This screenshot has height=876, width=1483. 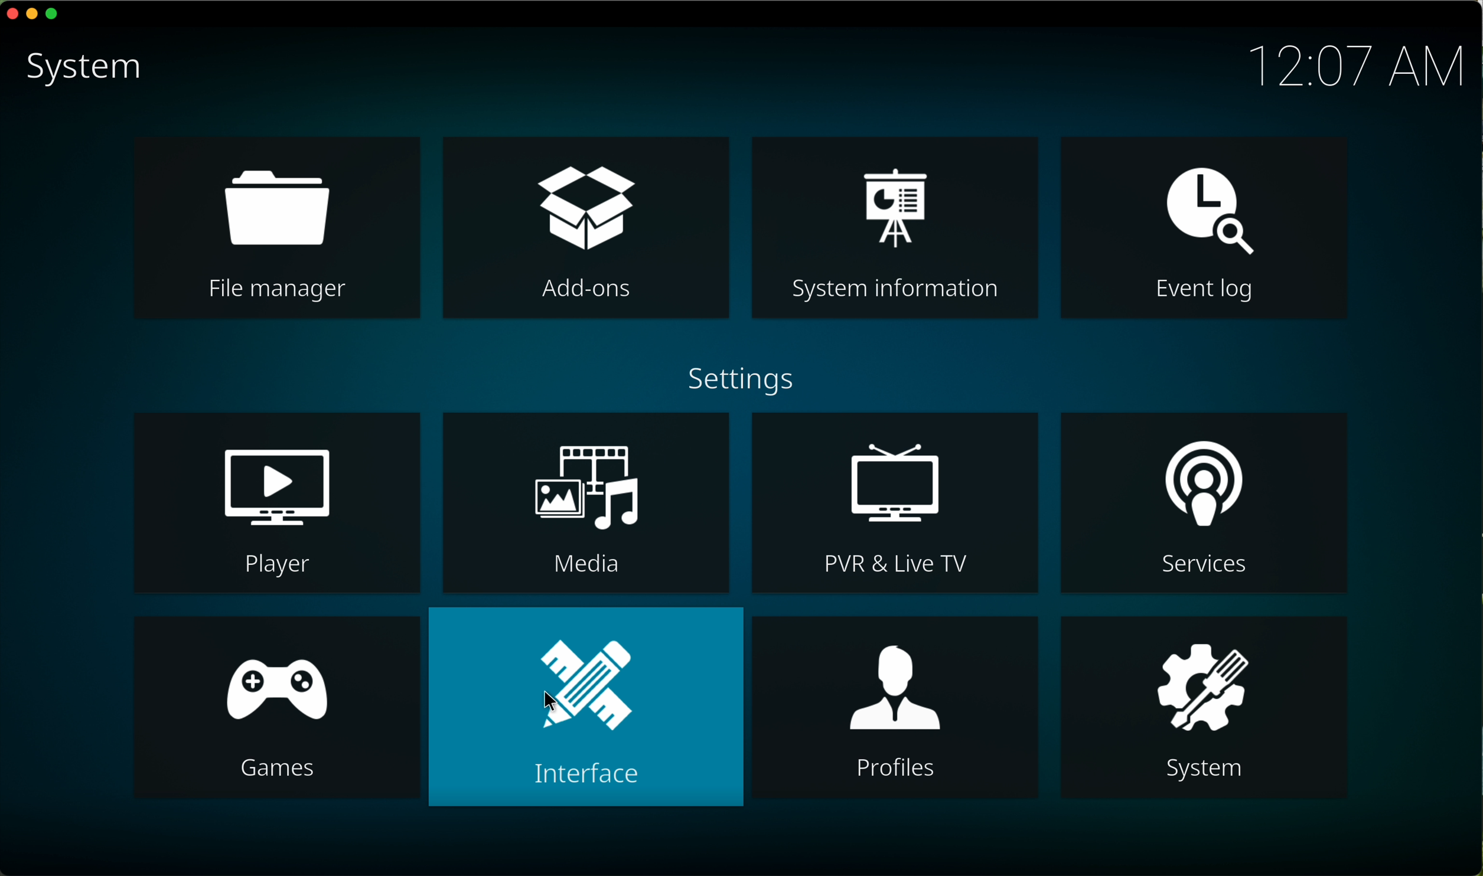 I want to click on player, so click(x=279, y=504).